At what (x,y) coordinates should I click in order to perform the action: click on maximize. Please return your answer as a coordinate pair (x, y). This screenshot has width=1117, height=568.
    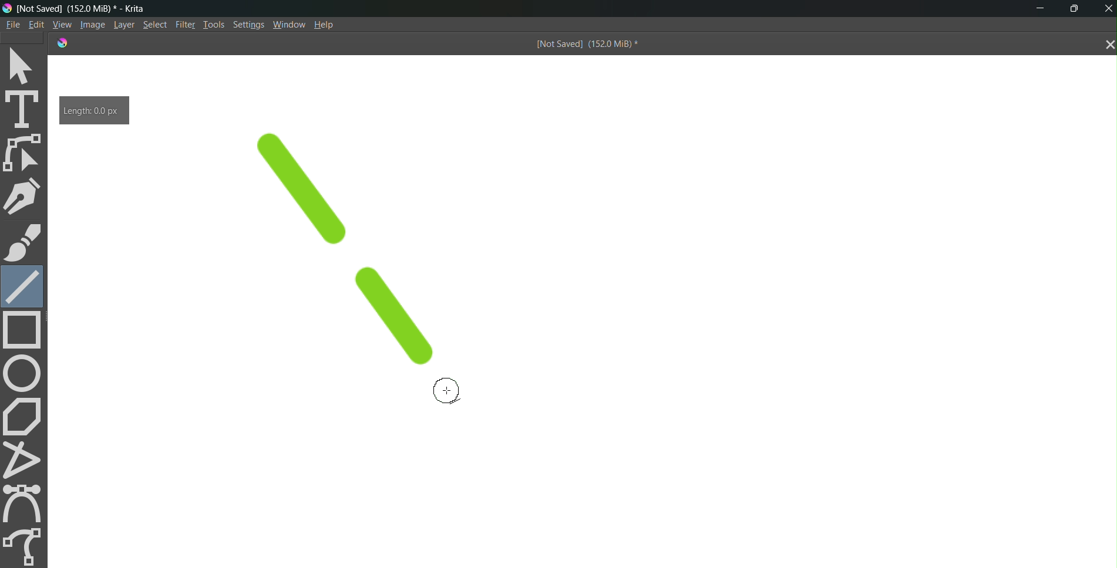
    Looking at the image, I should click on (1078, 7).